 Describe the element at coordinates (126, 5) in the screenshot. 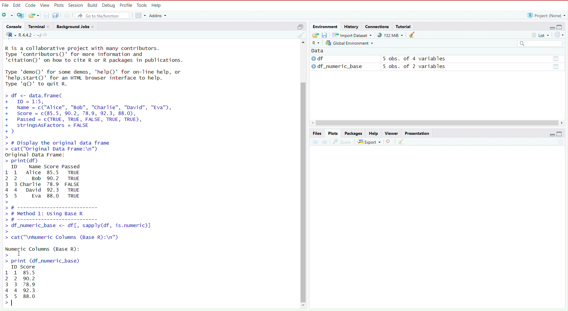

I see `Profile` at that location.